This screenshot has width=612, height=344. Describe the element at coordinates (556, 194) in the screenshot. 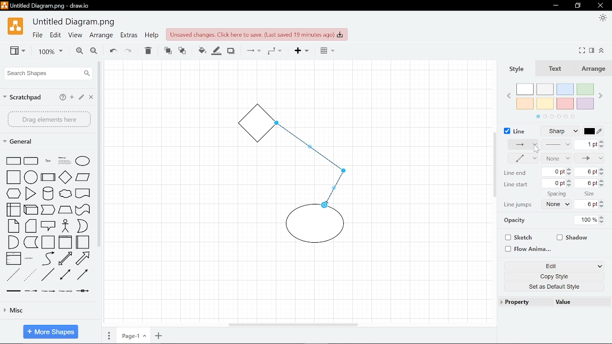

I see `space` at that location.